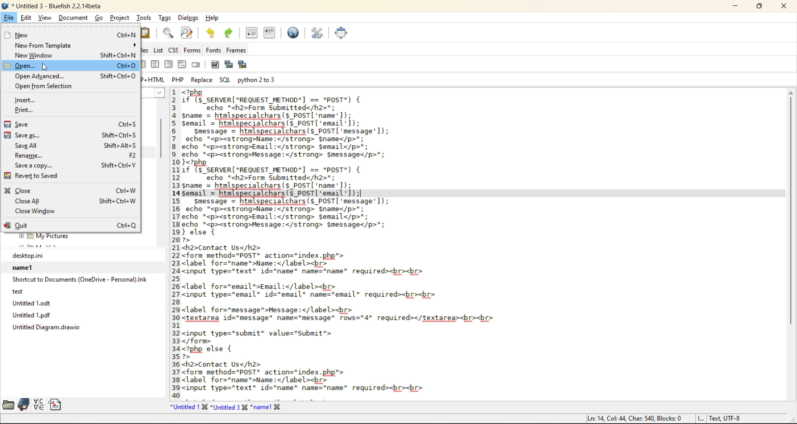 The image size is (797, 424). What do you see at coordinates (224, 79) in the screenshot?
I see `sql` at bounding box center [224, 79].